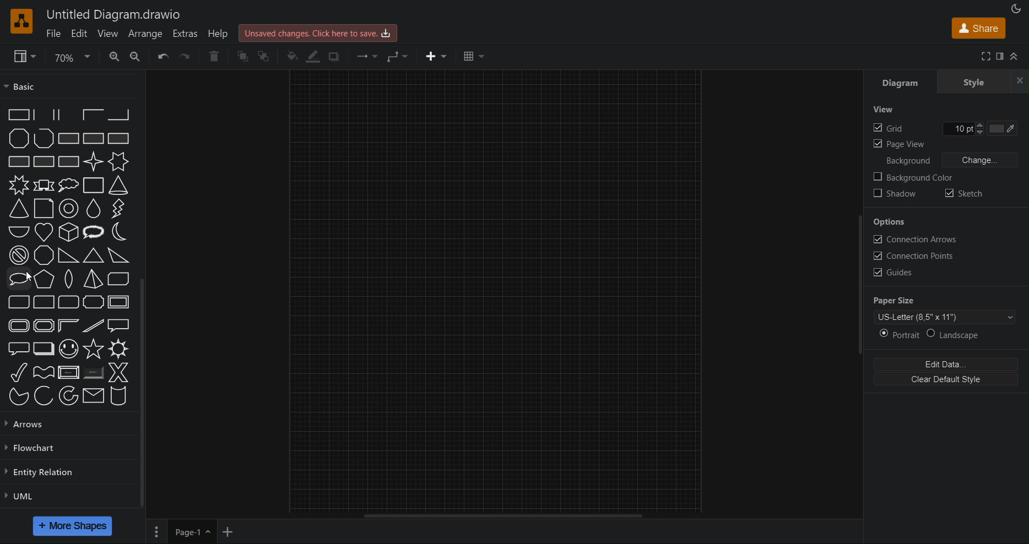  I want to click on Style, so click(984, 83).